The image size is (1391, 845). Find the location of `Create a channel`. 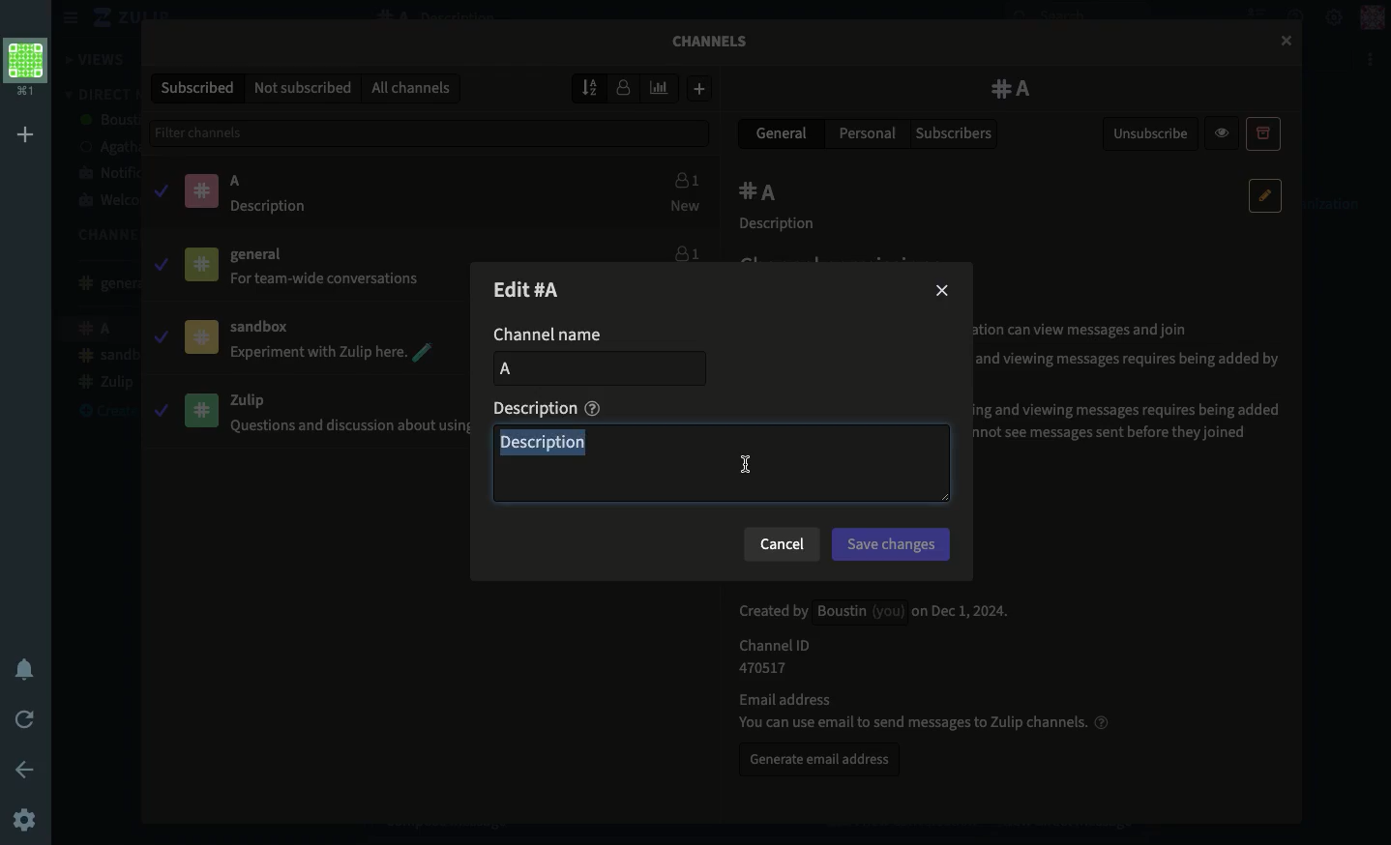

Create a channel is located at coordinates (102, 412).